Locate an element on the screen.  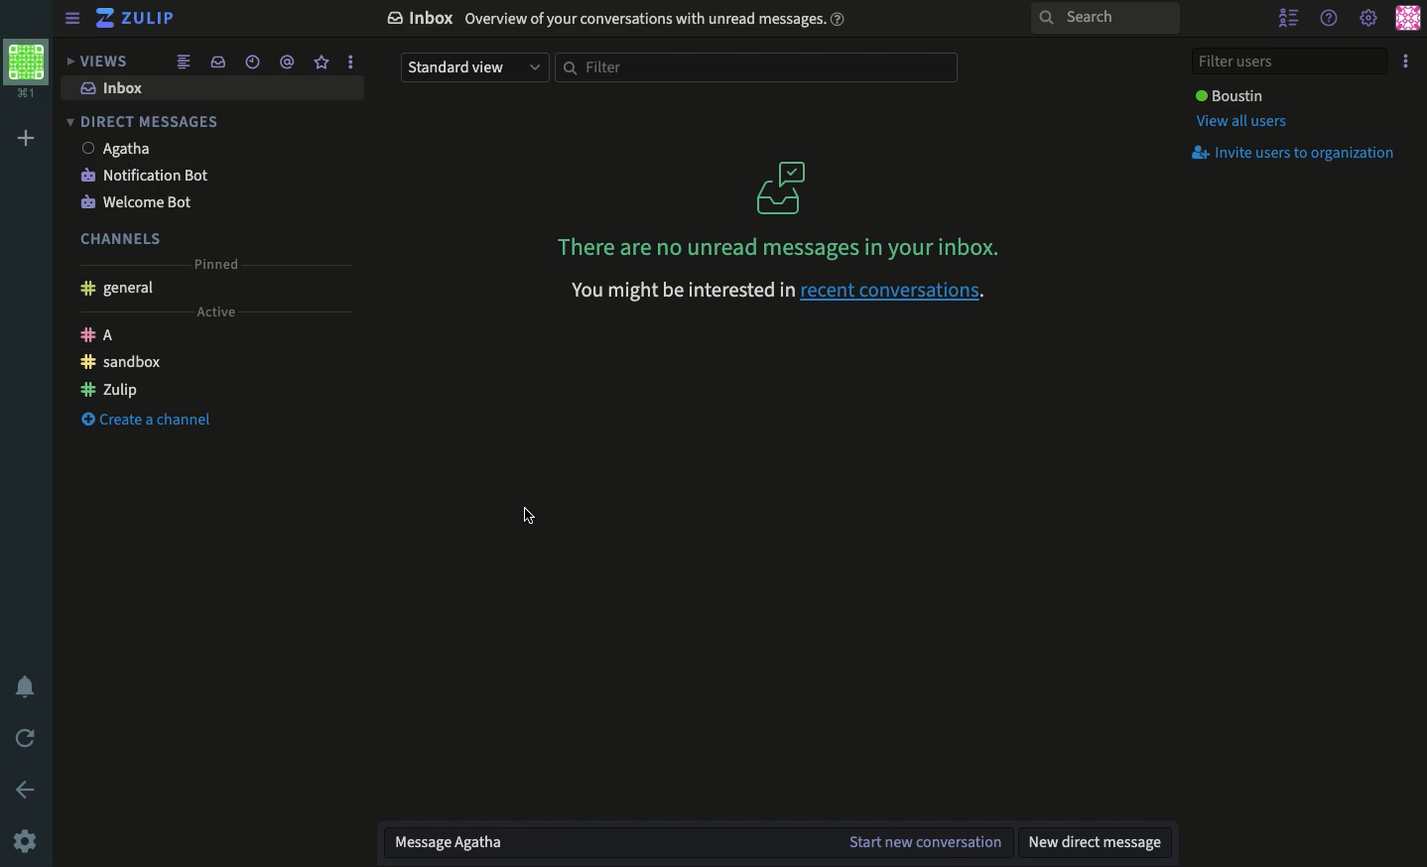
more is located at coordinates (356, 61).